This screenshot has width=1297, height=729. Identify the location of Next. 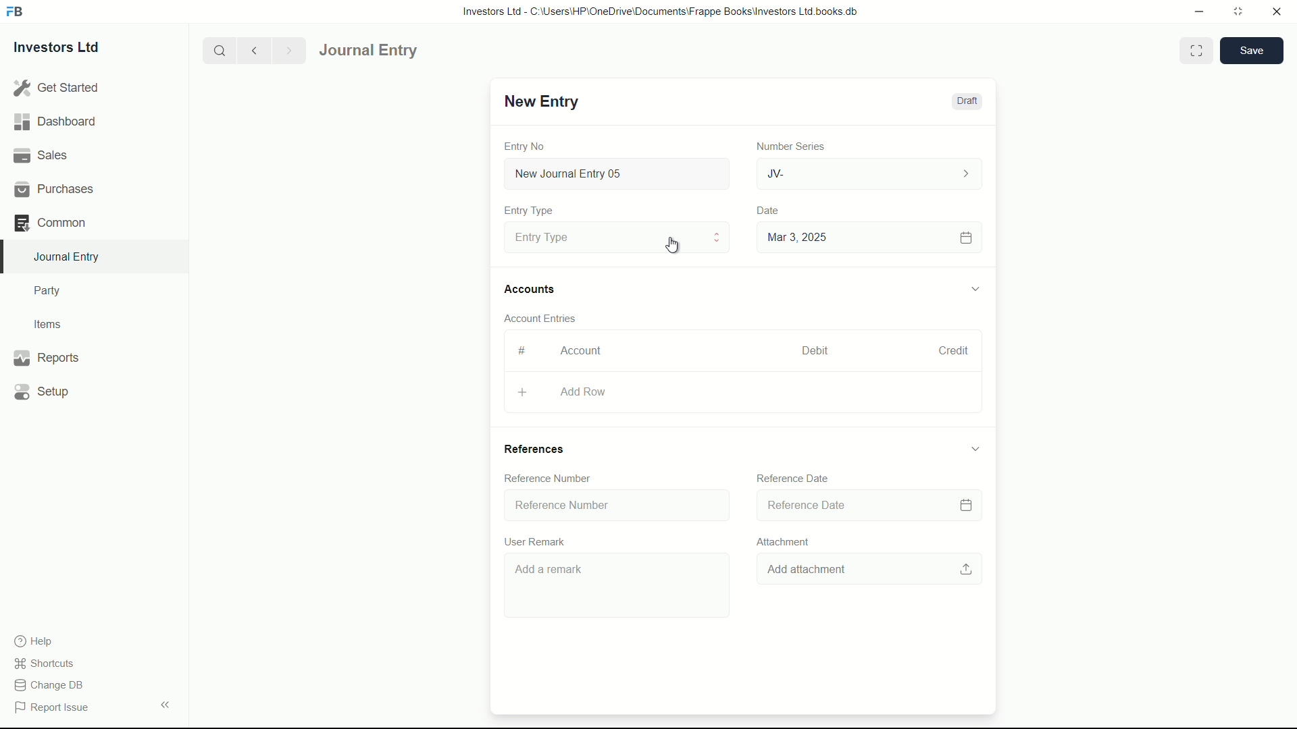
(286, 50).